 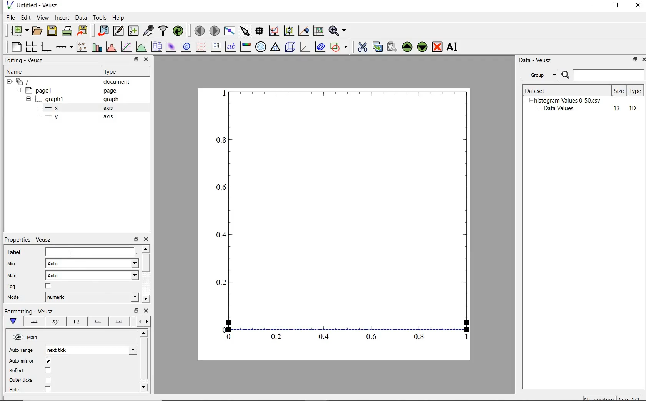 What do you see at coordinates (53, 109) in the screenshot?
I see `x- axis` at bounding box center [53, 109].